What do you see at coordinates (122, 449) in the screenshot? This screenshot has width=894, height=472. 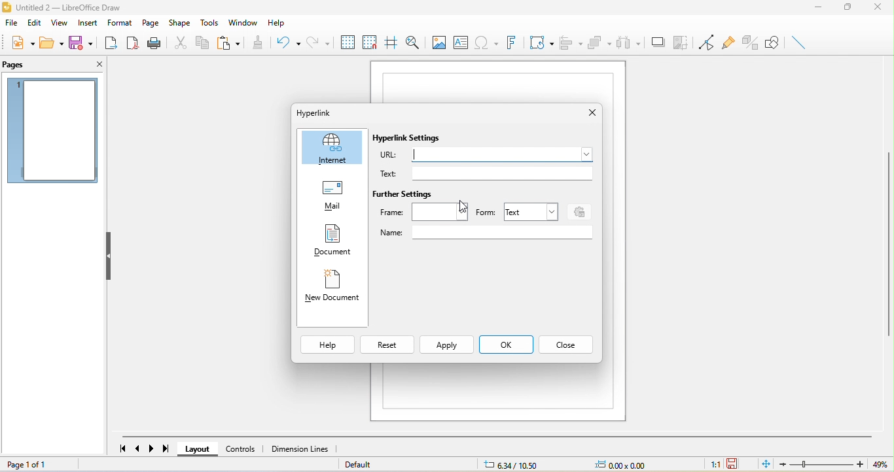 I see `first page` at bounding box center [122, 449].